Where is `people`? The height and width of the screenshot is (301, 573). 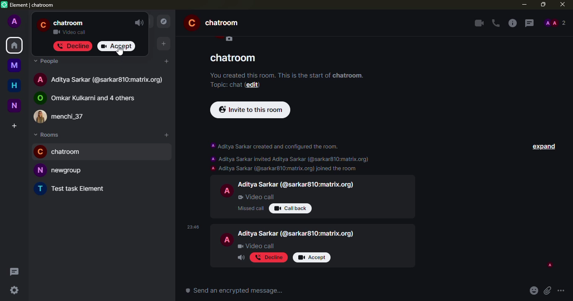 people is located at coordinates (48, 62).